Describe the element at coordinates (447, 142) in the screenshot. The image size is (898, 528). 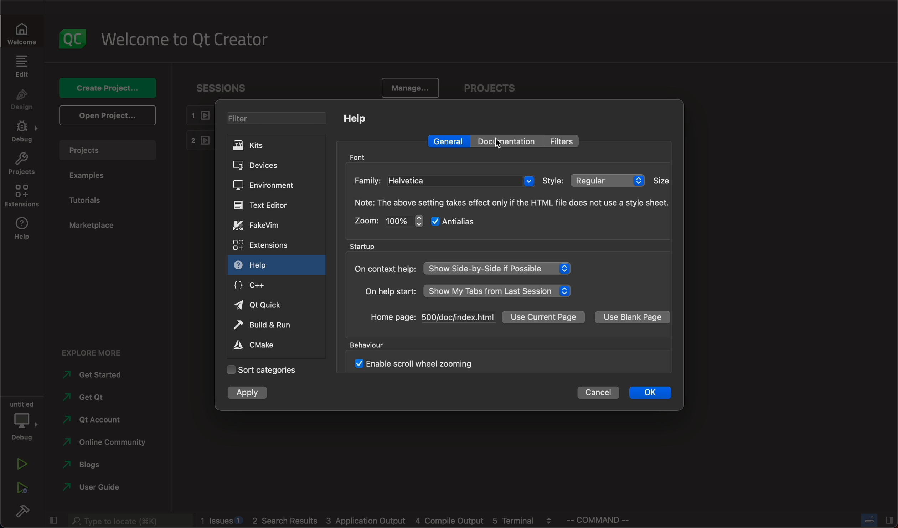
I see `general` at that location.